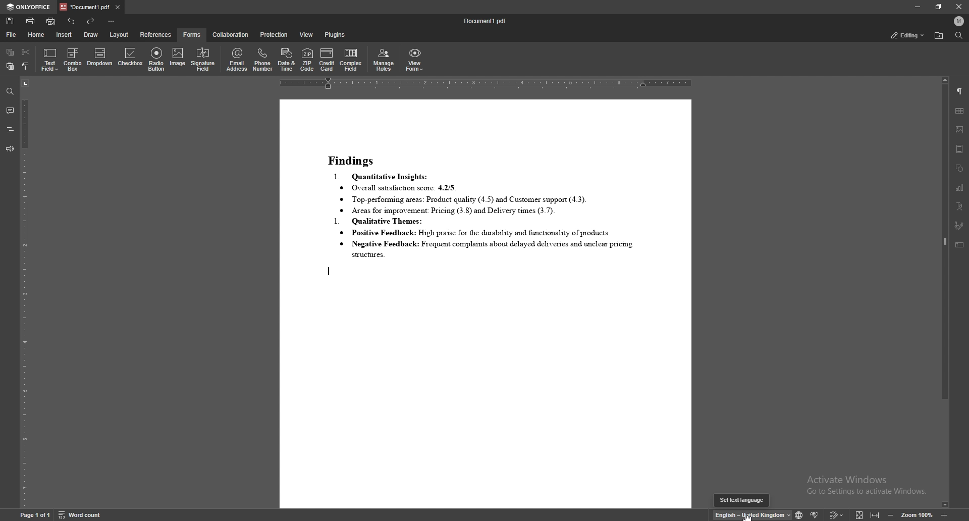  Describe the element at coordinates (742, 500) in the screenshot. I see `cursor description` at that location.